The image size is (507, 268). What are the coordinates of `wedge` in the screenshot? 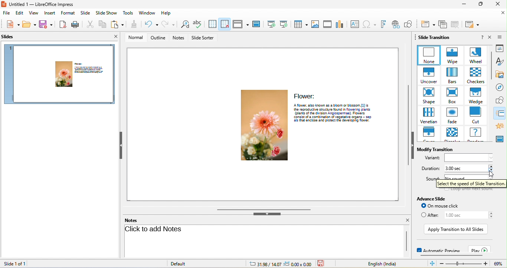 It's located at (476, 95).